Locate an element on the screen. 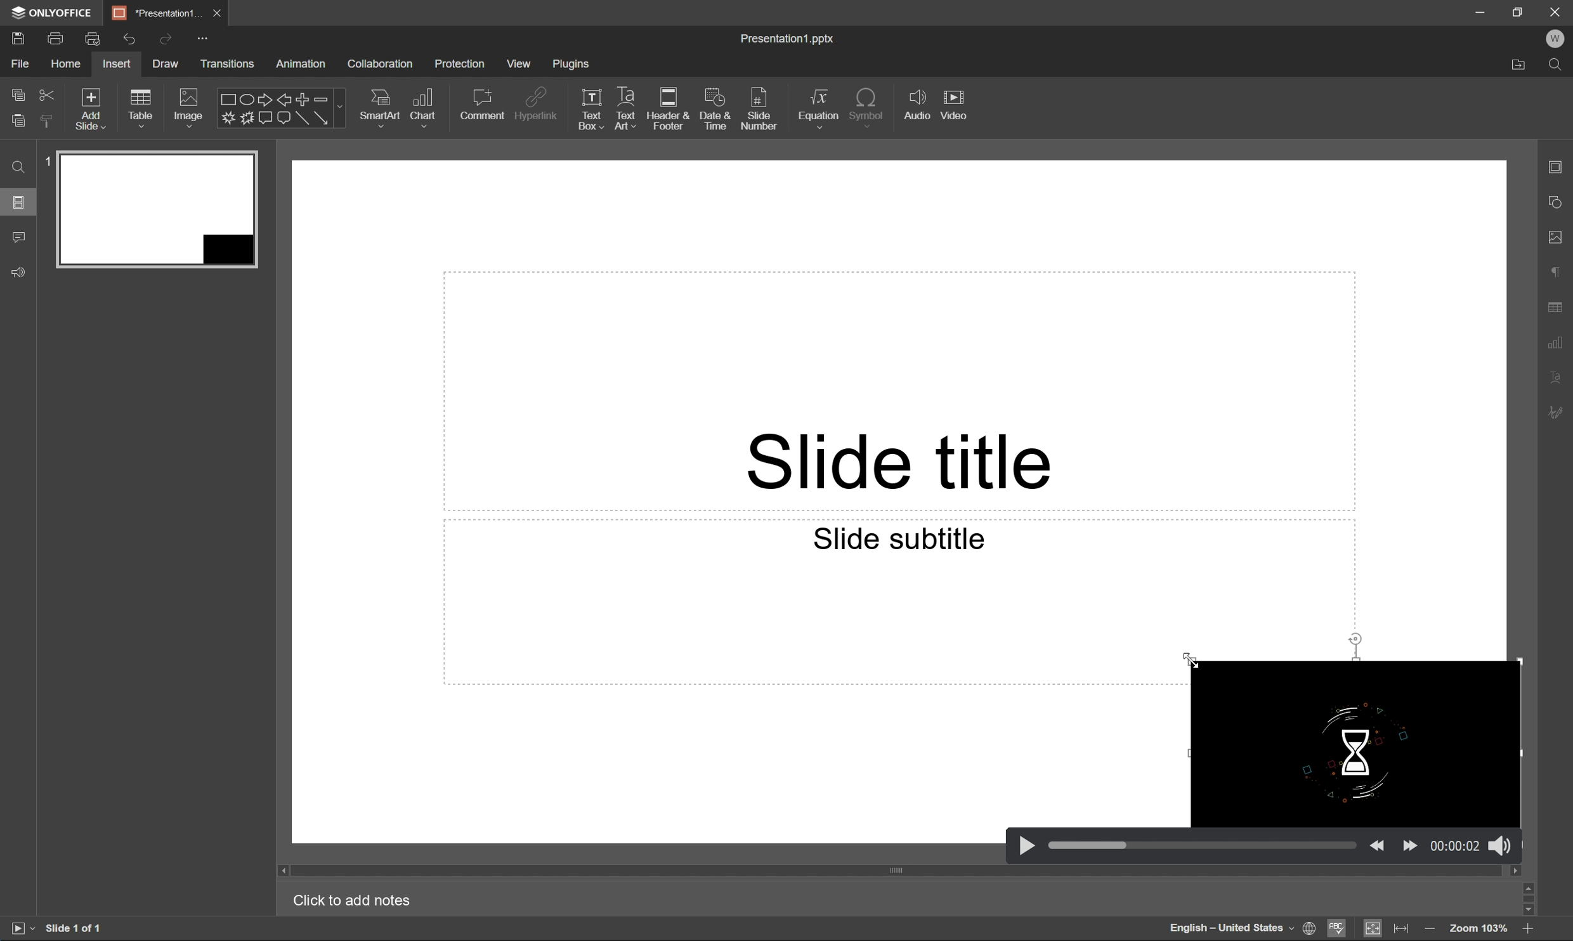  fit to width is located at coordinates (1400, 926).